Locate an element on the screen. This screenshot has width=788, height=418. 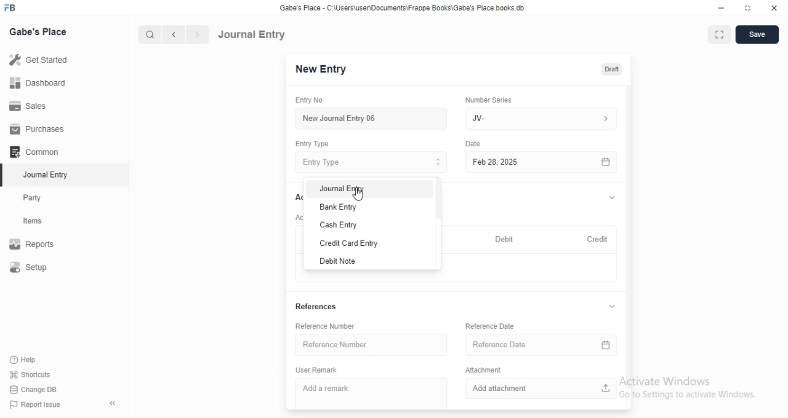
‘Help is located at coordinates (38, 360).